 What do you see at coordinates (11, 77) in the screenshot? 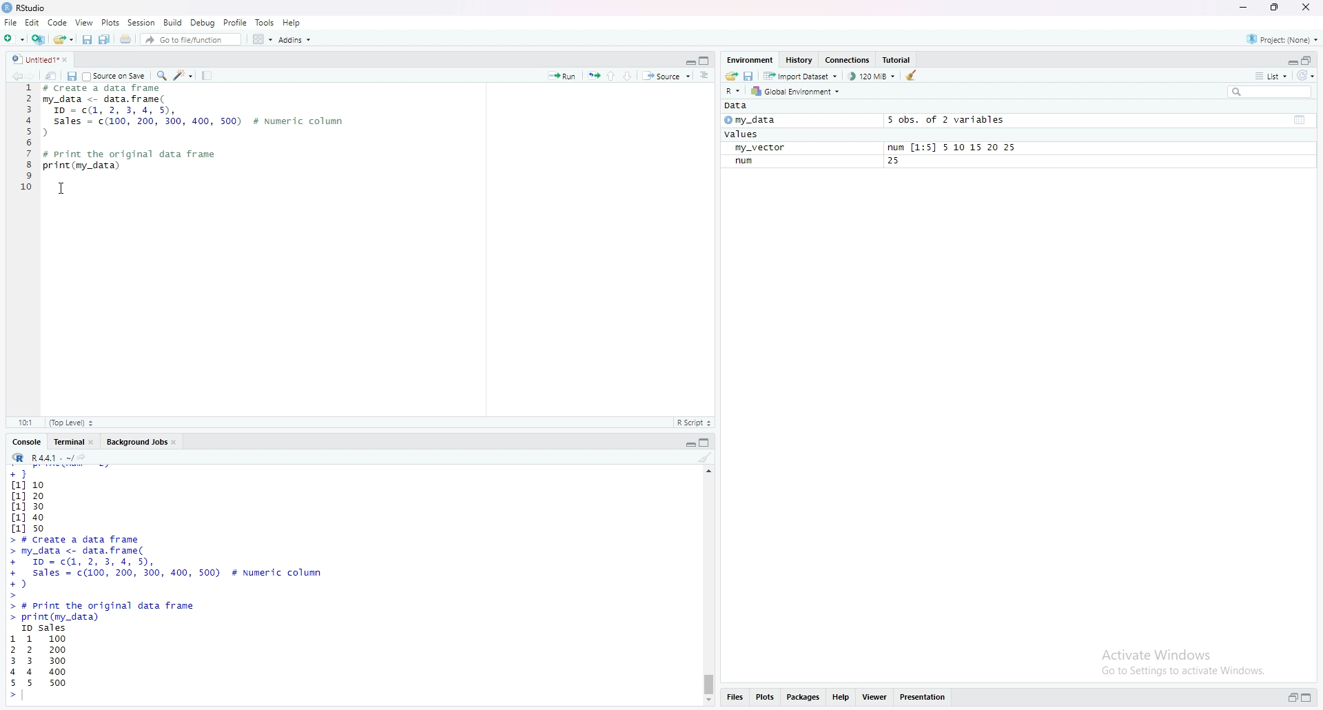
I see `Go back to the previous source location` at bounding box center [11, 77].